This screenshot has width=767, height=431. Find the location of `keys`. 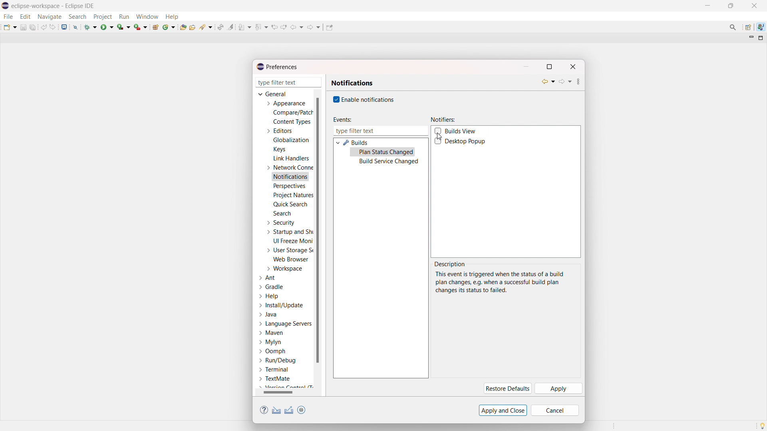

keys is located at coordinates (279, 149).